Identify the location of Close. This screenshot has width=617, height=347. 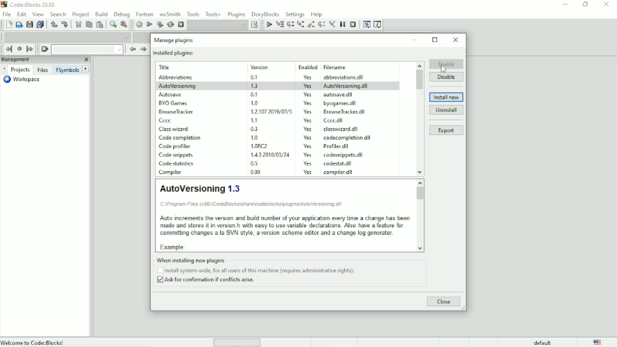
(444, 302).